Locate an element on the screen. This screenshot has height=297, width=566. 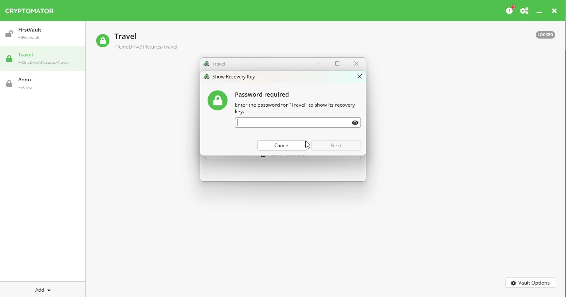
Enter password is located at coordinates (298, 123).